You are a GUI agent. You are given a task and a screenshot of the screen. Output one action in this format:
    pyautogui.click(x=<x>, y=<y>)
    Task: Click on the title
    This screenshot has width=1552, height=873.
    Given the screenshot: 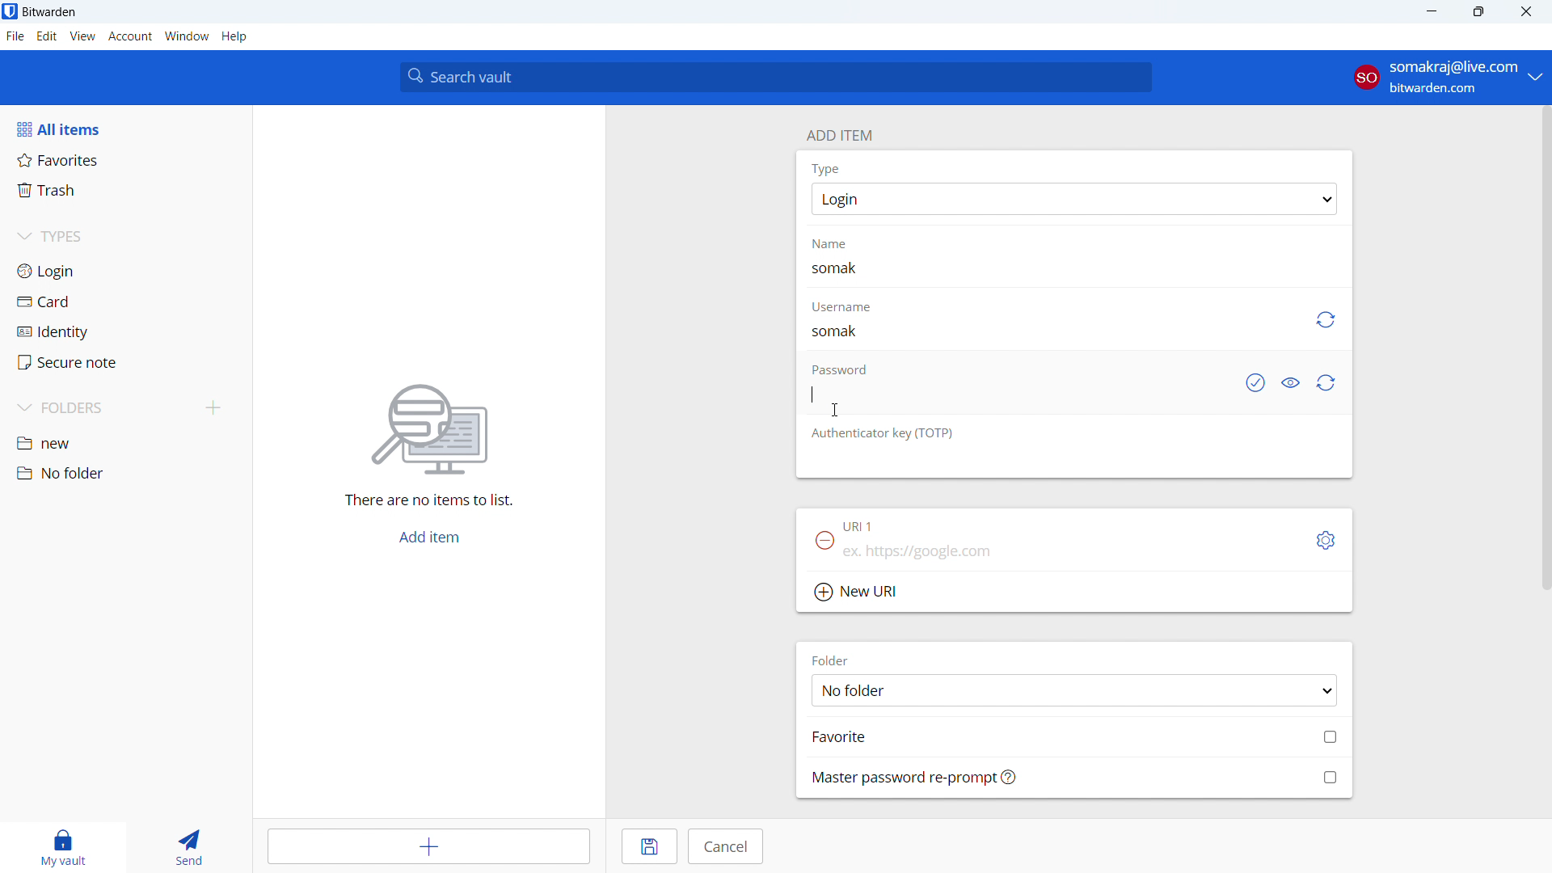 What is the action you would take?
    pyautogui.click(x=49, y=12)
    